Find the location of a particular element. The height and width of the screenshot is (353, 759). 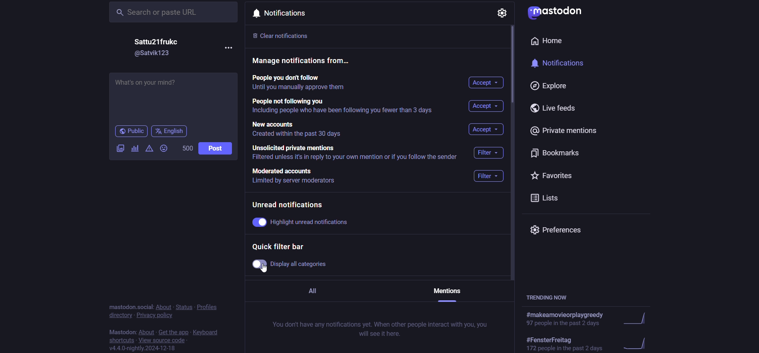

Mastodon logo is located at coordinates (555, 13).